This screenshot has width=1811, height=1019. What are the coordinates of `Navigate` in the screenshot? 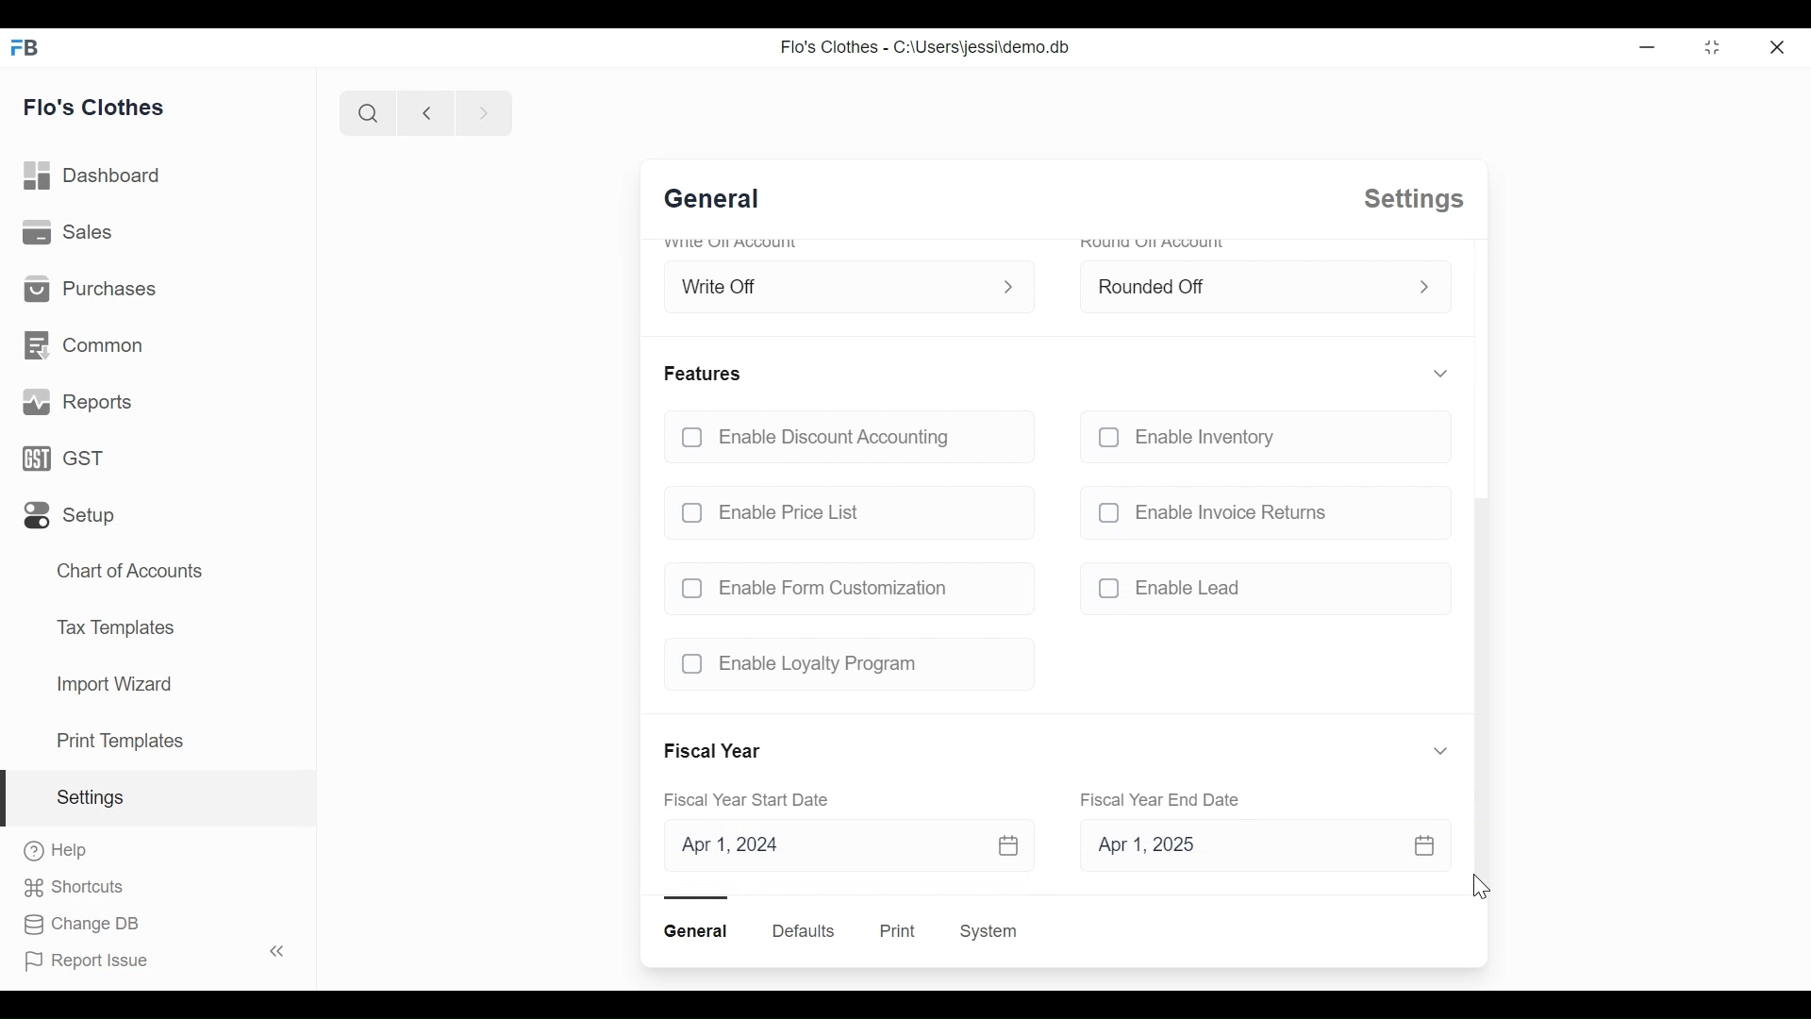 It's located at (481, 111).